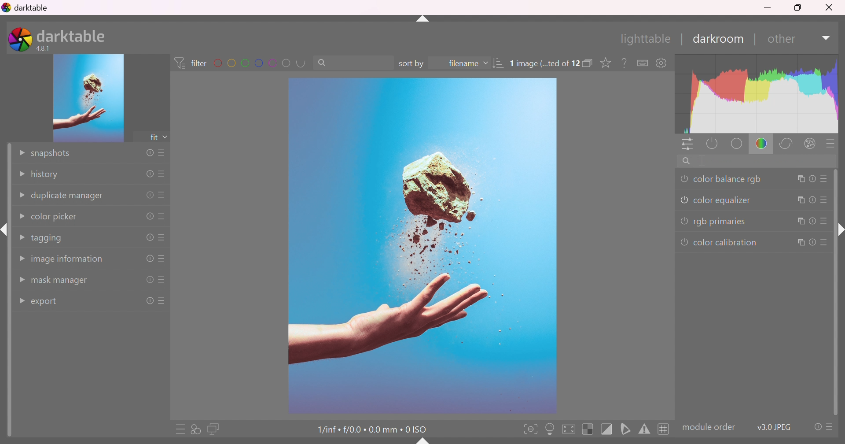 The image size is (845, 444). What do you see at coordinates (164, 216) in the screenshot?
I see `presets` at bounding box center [164, 216].